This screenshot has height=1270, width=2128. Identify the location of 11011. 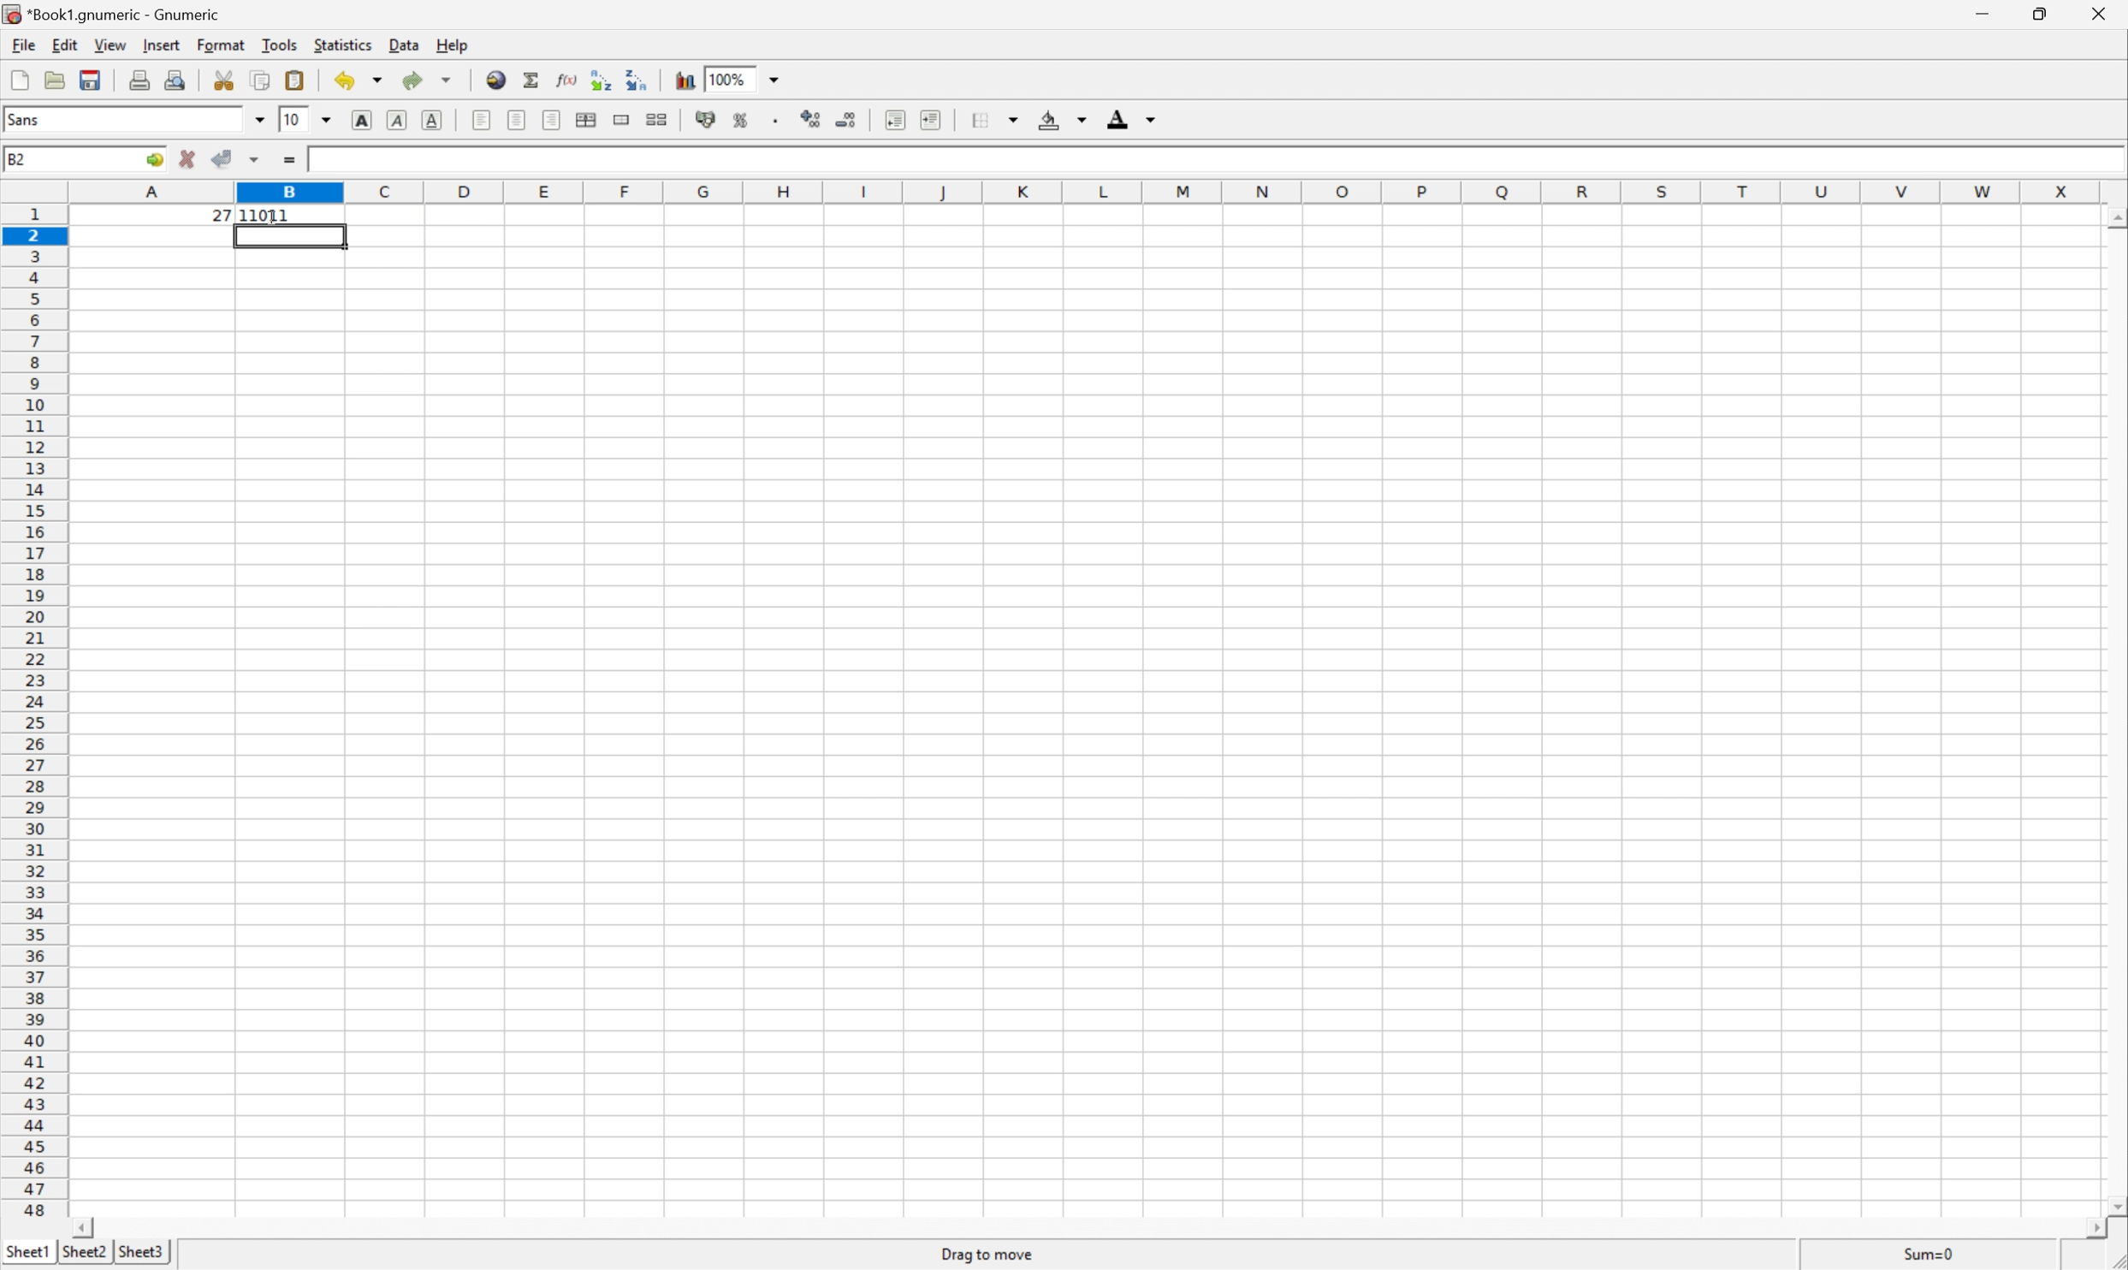
(276, 214).